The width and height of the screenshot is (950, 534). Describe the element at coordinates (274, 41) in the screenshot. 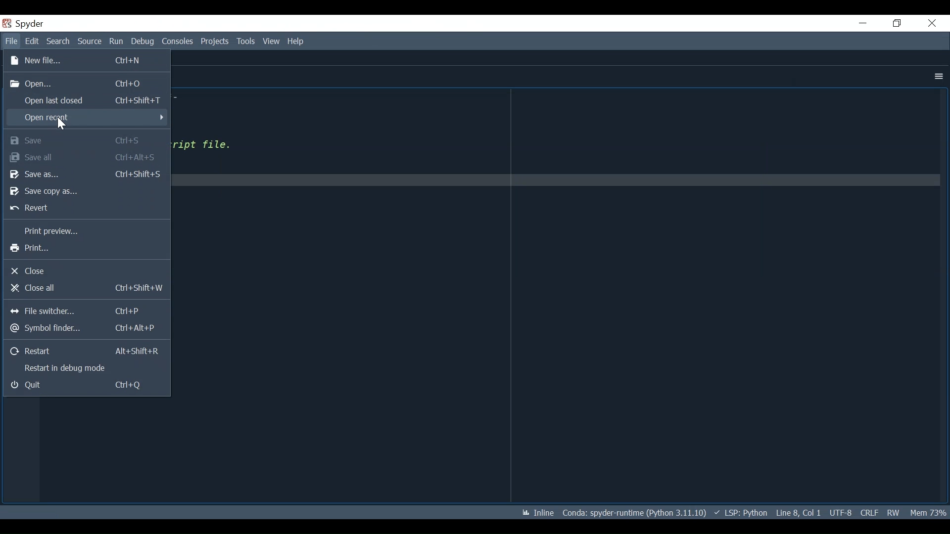

I see `View` at that location.